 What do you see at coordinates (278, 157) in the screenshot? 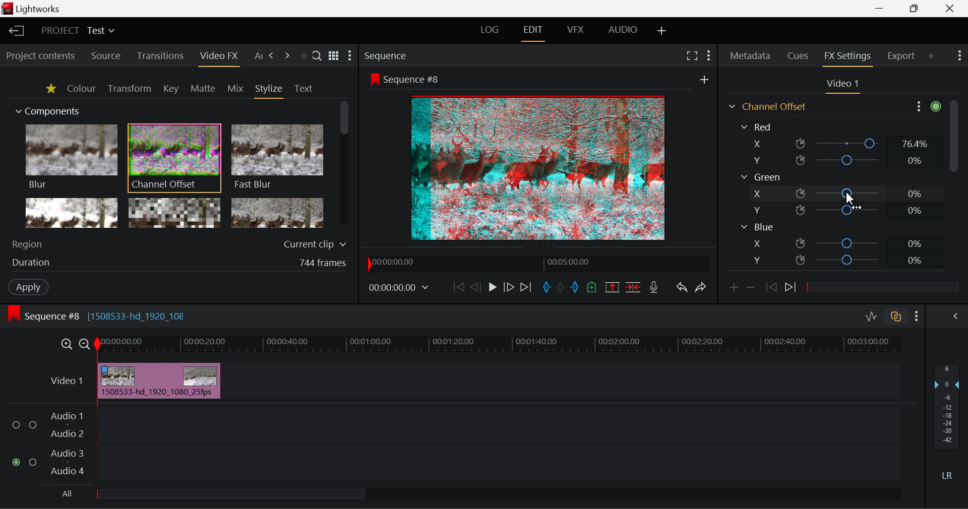
I see `Fast Blur` at bounding box center [278, 157].